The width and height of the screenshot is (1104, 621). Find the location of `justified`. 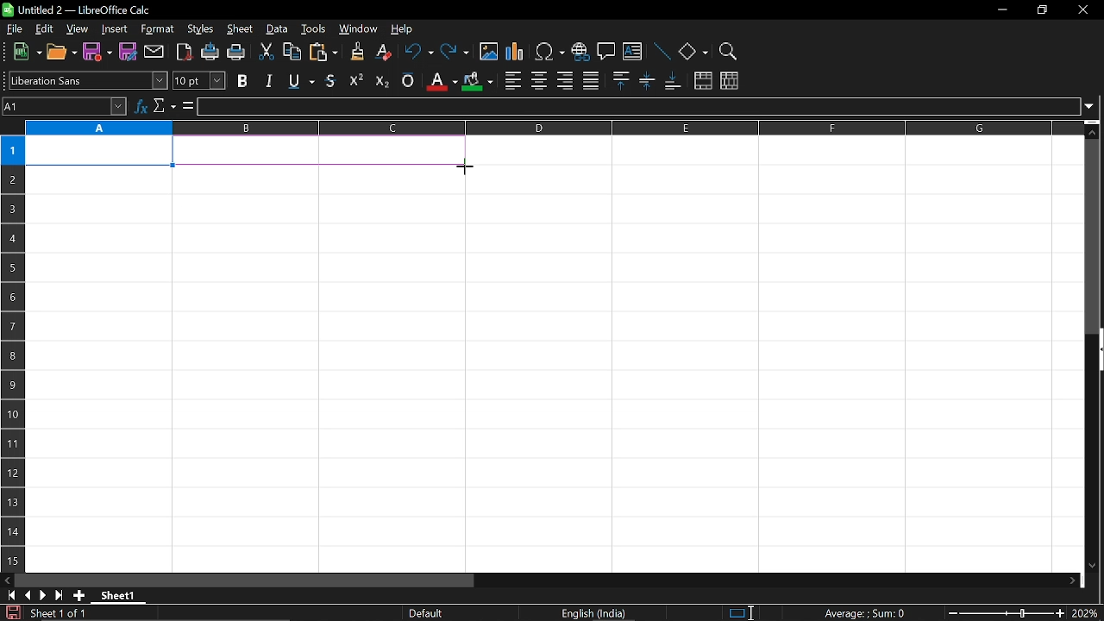

justified is located at coordinates (591, 79).